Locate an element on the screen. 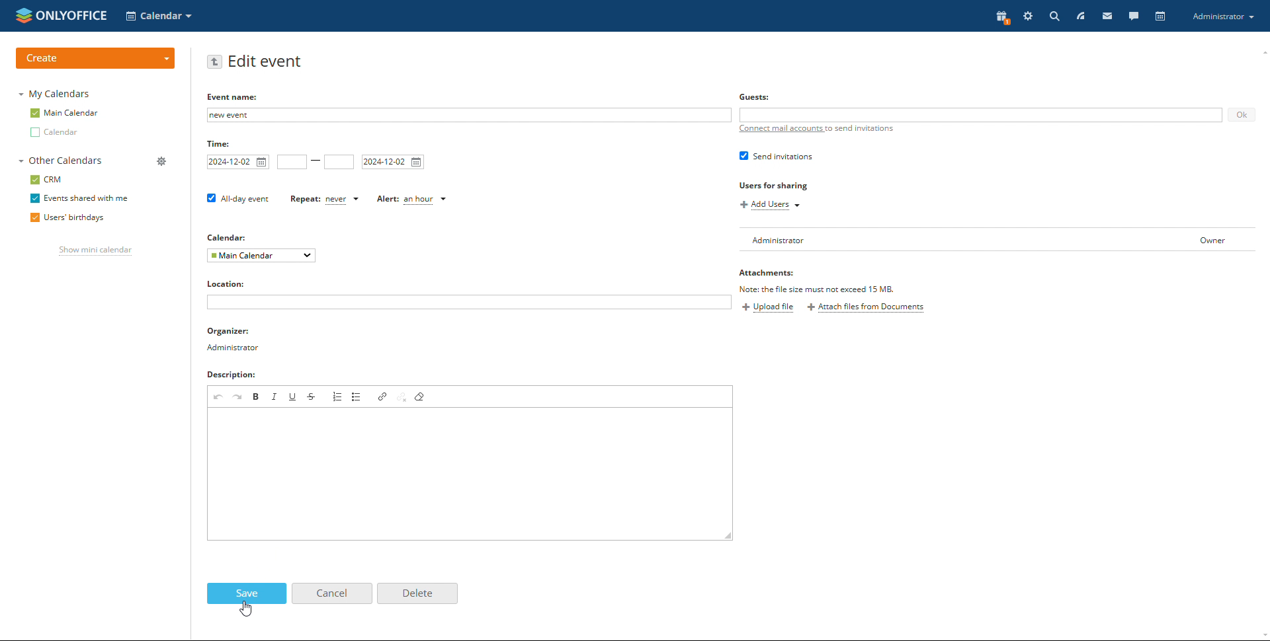 The height and width of the screenshot is (641, 1270). italic is located at coordinates (274, 396).